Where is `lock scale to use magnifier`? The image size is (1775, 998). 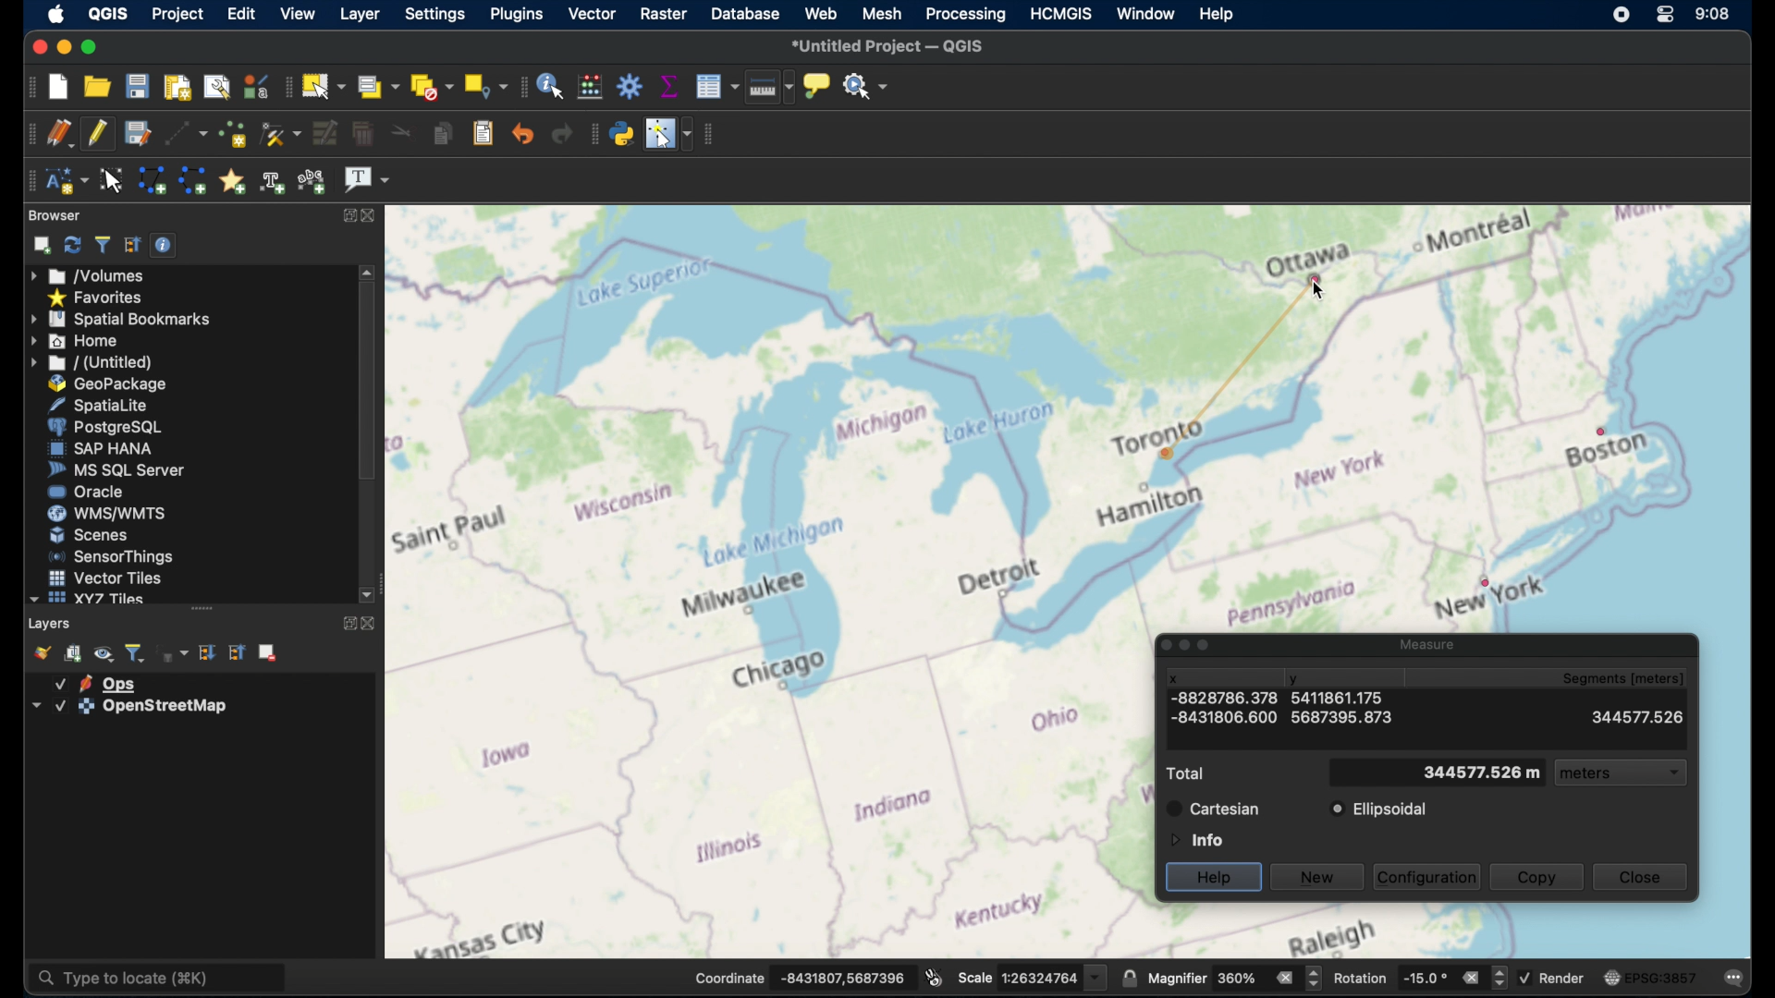 lock scale to use magnifier is located at coordinates (1129, 979).